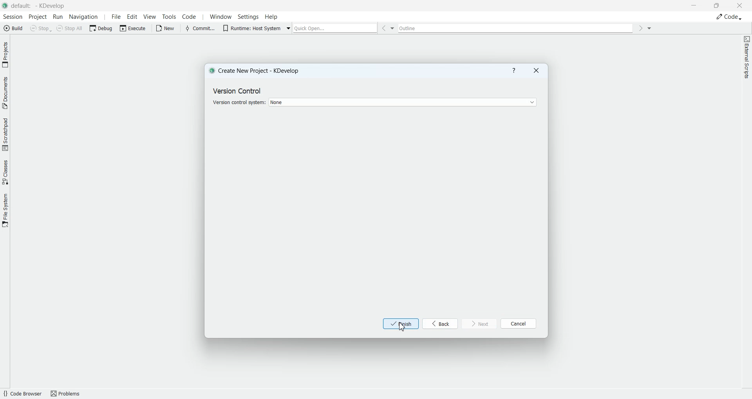  Describe the element at coordinates (102, 28) in the screenshot. I see `Debug` at that location.